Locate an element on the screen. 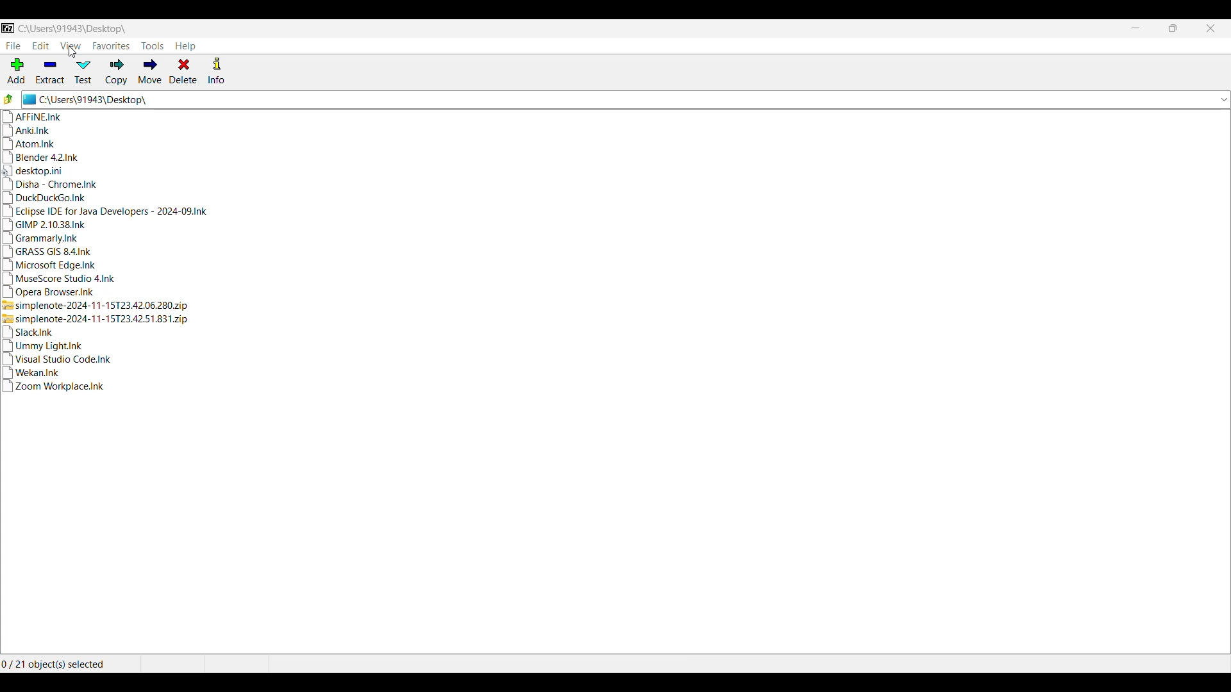  cursor is located at coordinates (73, 51).